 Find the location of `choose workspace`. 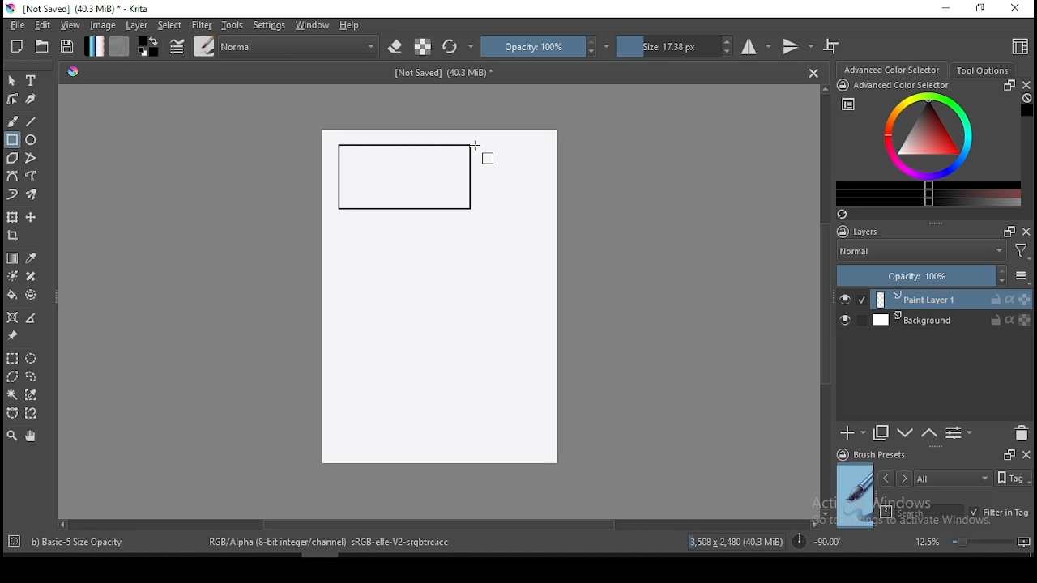

choose workspace is located at coordinates (1018, 46).